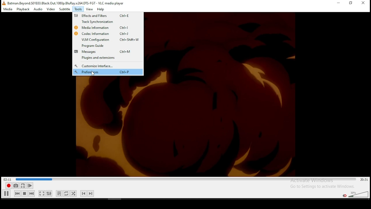 This screenshot has height=209, width=371. I want to click on next chapter, so click(91, 194).